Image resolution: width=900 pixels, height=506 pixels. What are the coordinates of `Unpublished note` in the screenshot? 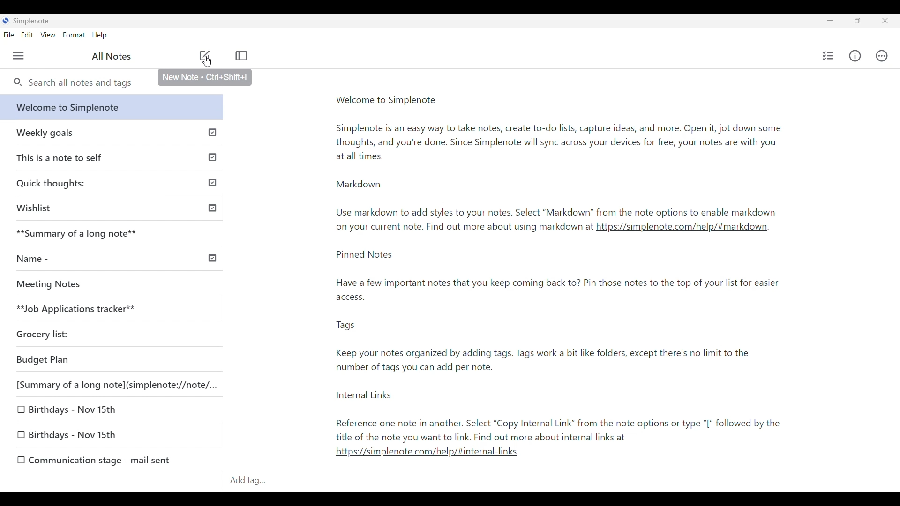 It's located at (43, 335).